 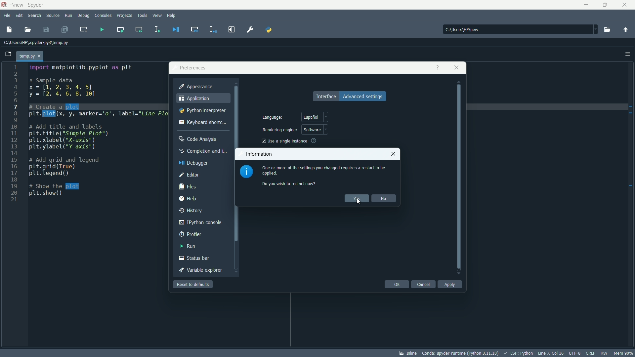 What do you see at coordinates (626, 30) in the screenshot?
I see `parent directory` at bounding box center [626, 30].